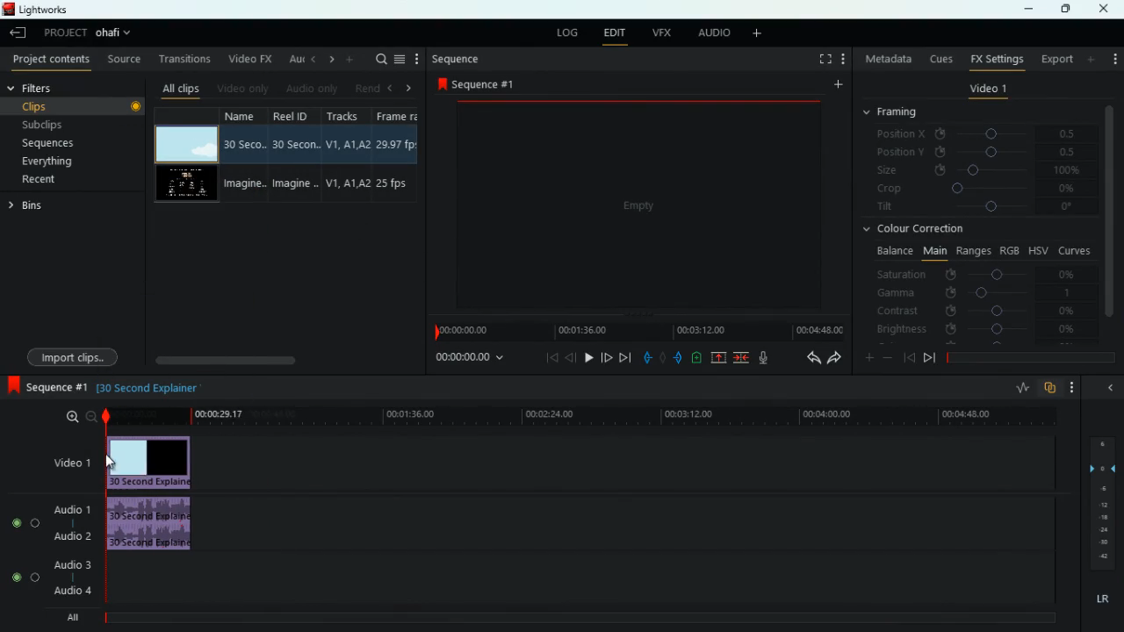  I want to click on position y, so click(969, 153).